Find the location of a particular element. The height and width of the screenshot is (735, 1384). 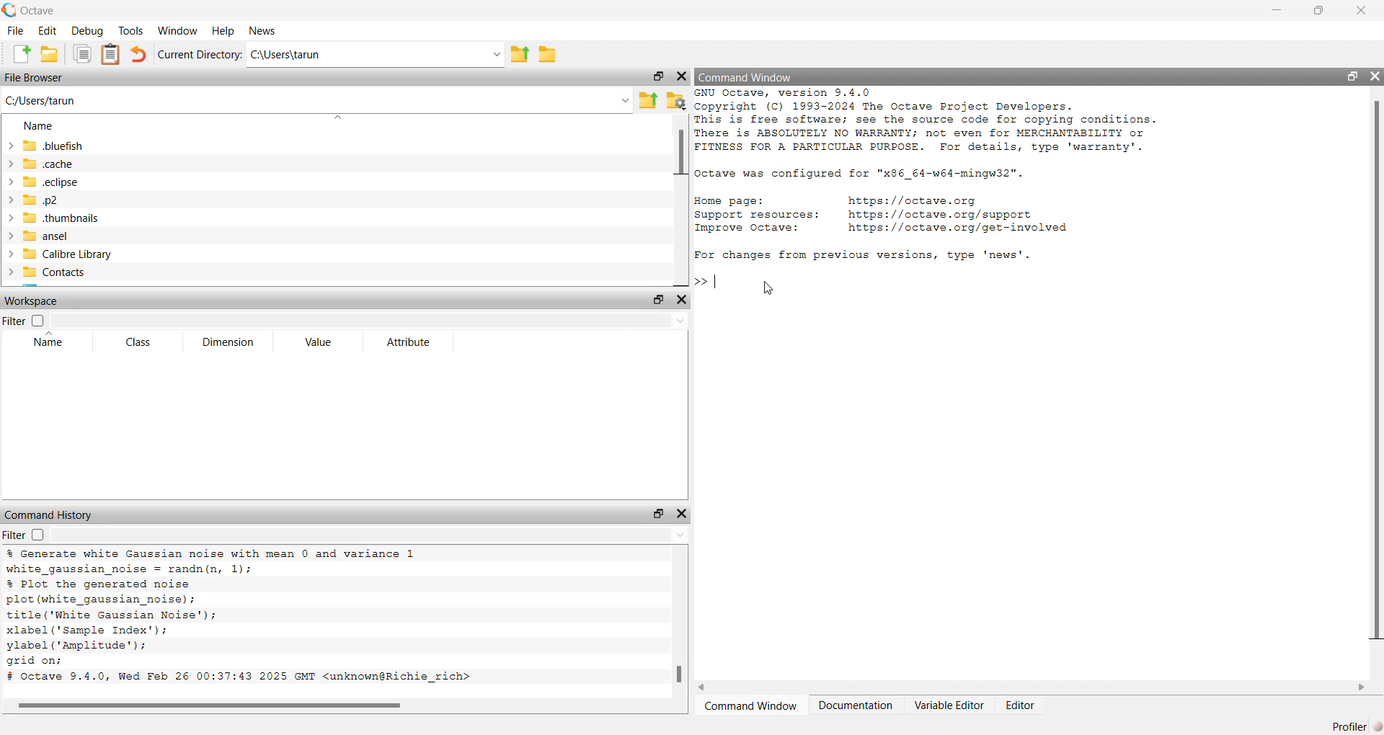

dropdown is located at coordinates (371, 535).